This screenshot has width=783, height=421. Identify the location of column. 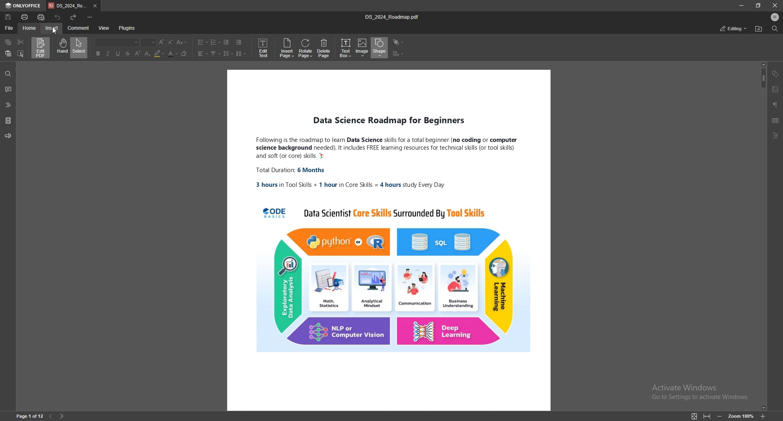
(241, 54).